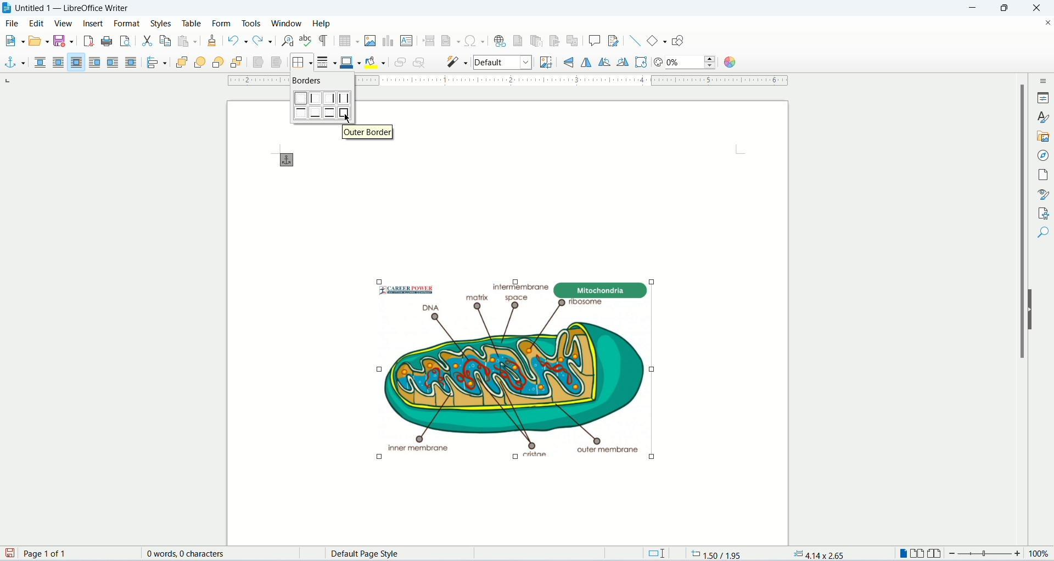 The width and height of the screenshot is (1054, 561). Describe the element at coordinates (1043, 253) in the screenshot. I see `find` at that location.